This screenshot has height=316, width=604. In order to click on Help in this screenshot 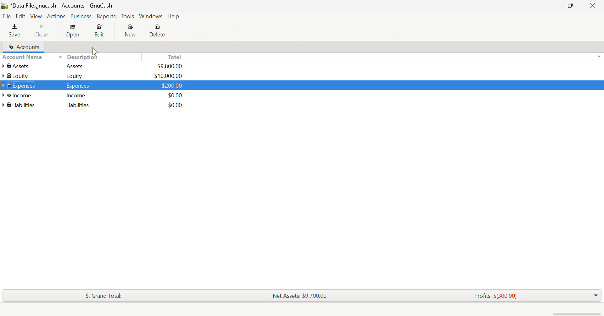, I will do `click(173, 16)`.